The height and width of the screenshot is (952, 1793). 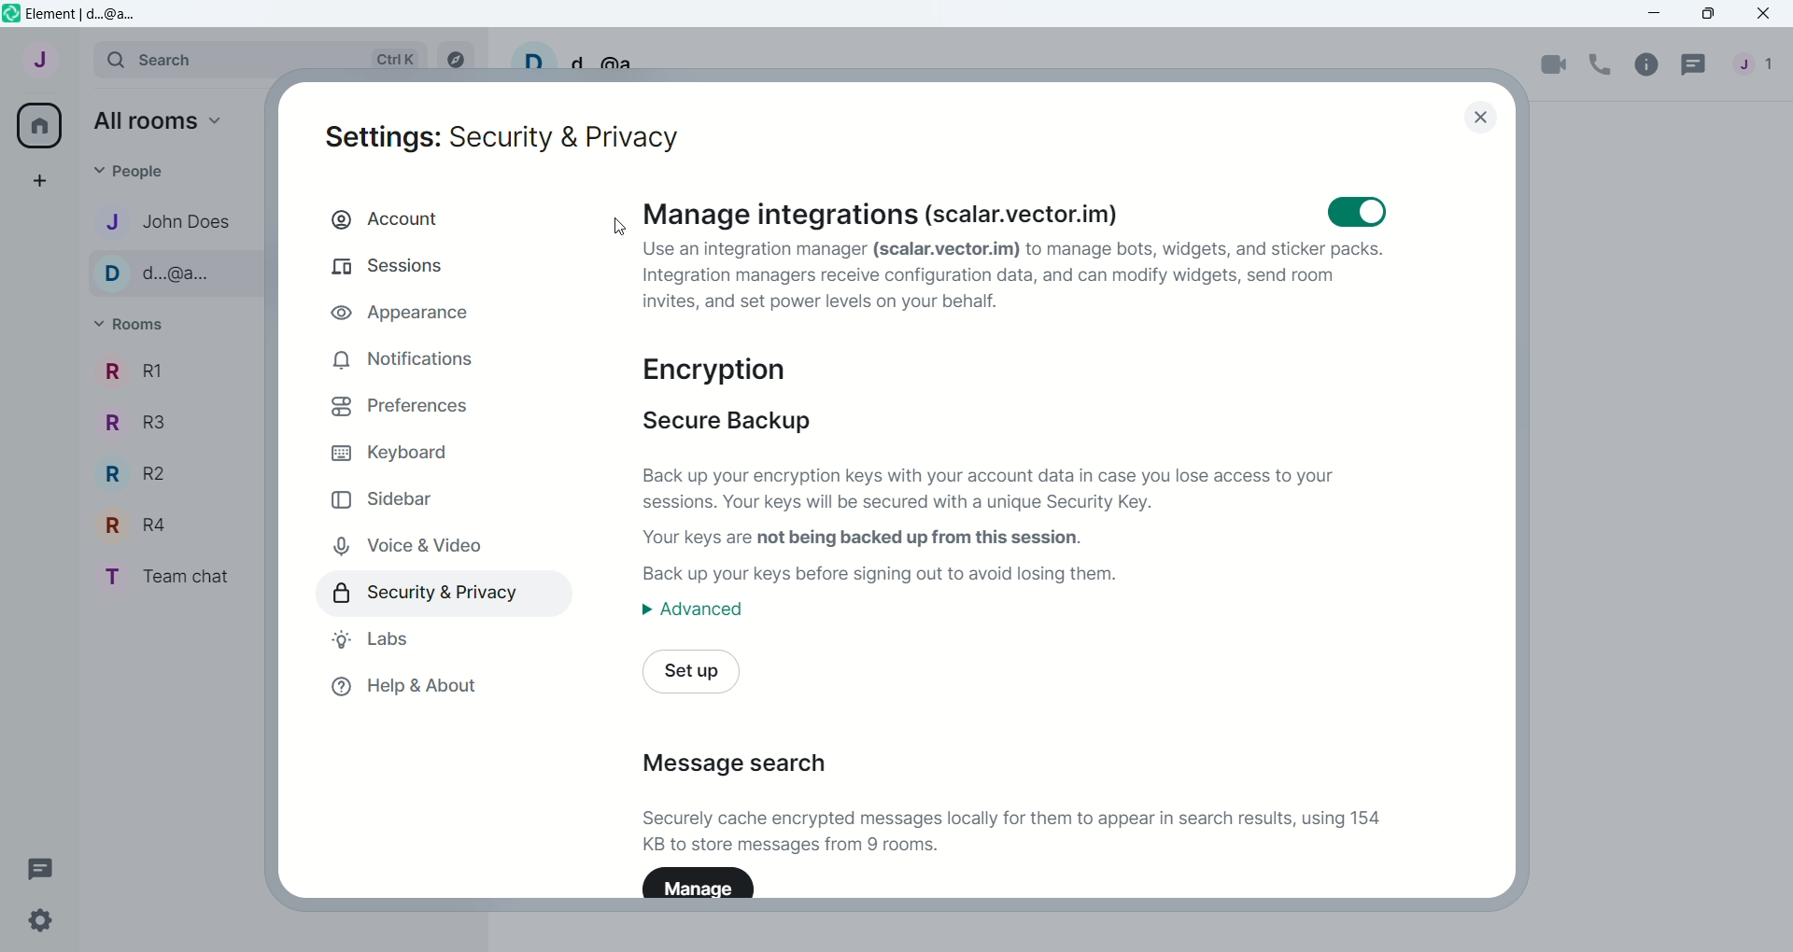 What do you see at coordinates (135, 172) in the screenshot?
I see `people` at bounding box center [135, 172].